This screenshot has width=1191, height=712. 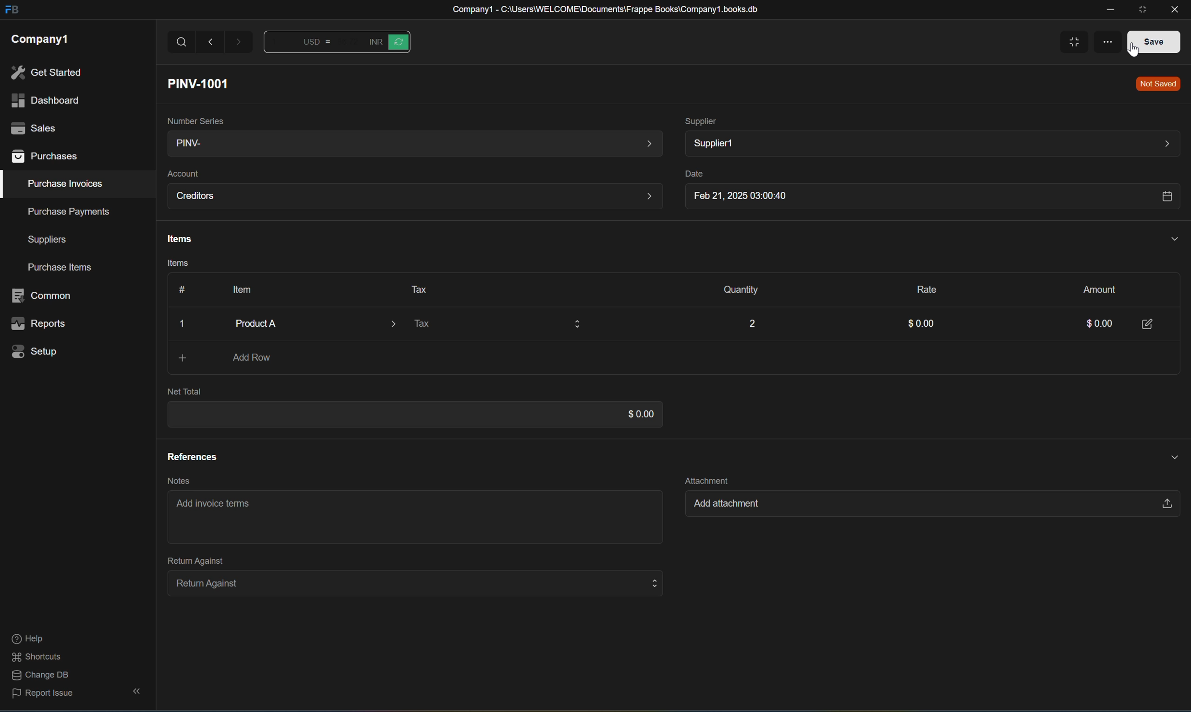 What do you see at coordinates (410, 582) in the screenshot?
I see `Return Against` at bounding box center [410, 582].